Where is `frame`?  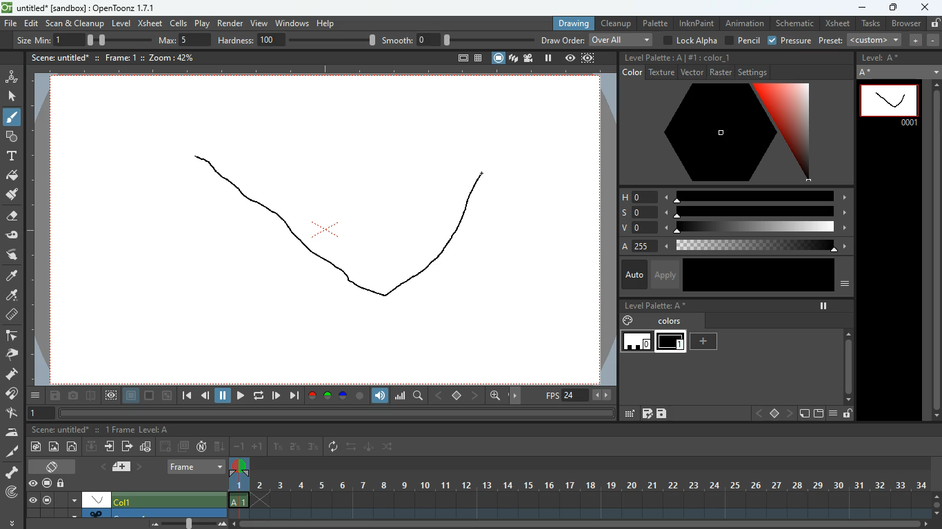 frame is located at coordinates (111, 396).